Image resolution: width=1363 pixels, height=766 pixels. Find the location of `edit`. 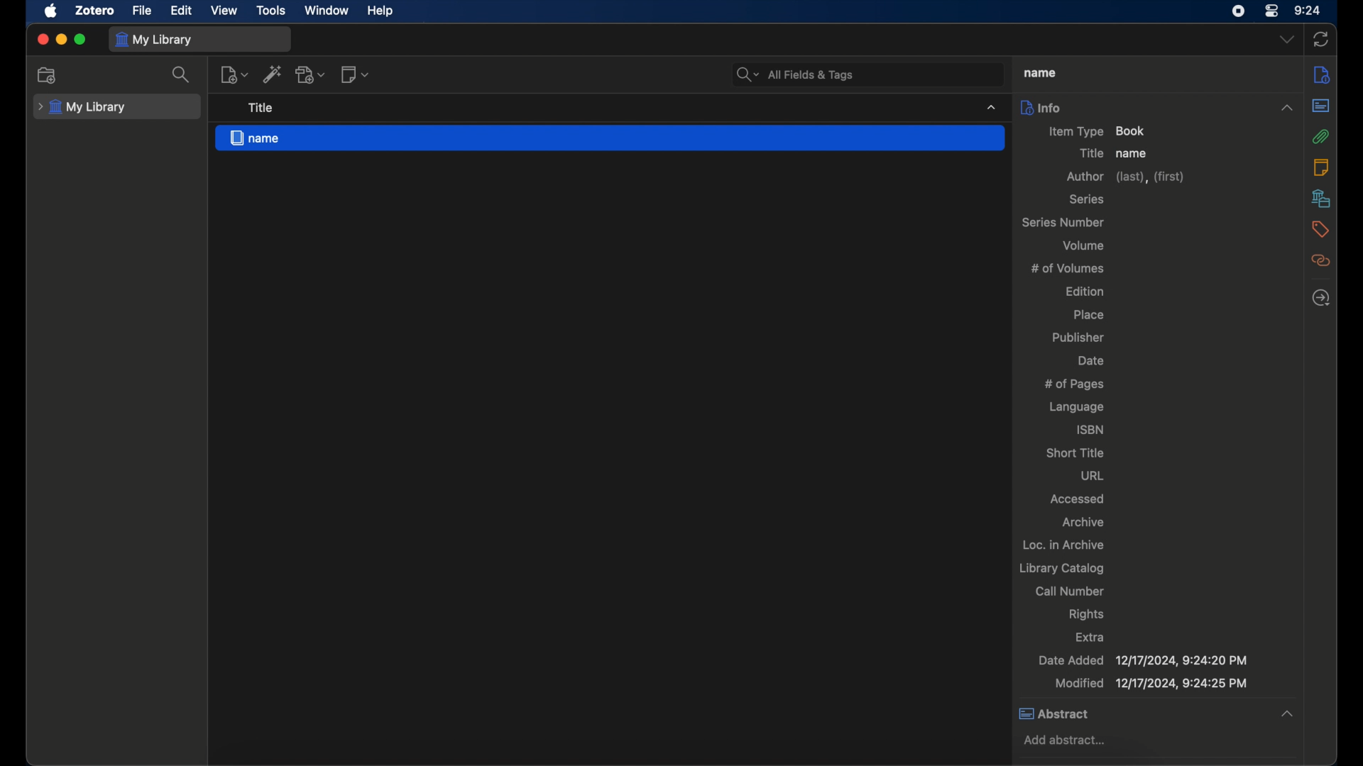

edit is located at coordinates (182, 11).